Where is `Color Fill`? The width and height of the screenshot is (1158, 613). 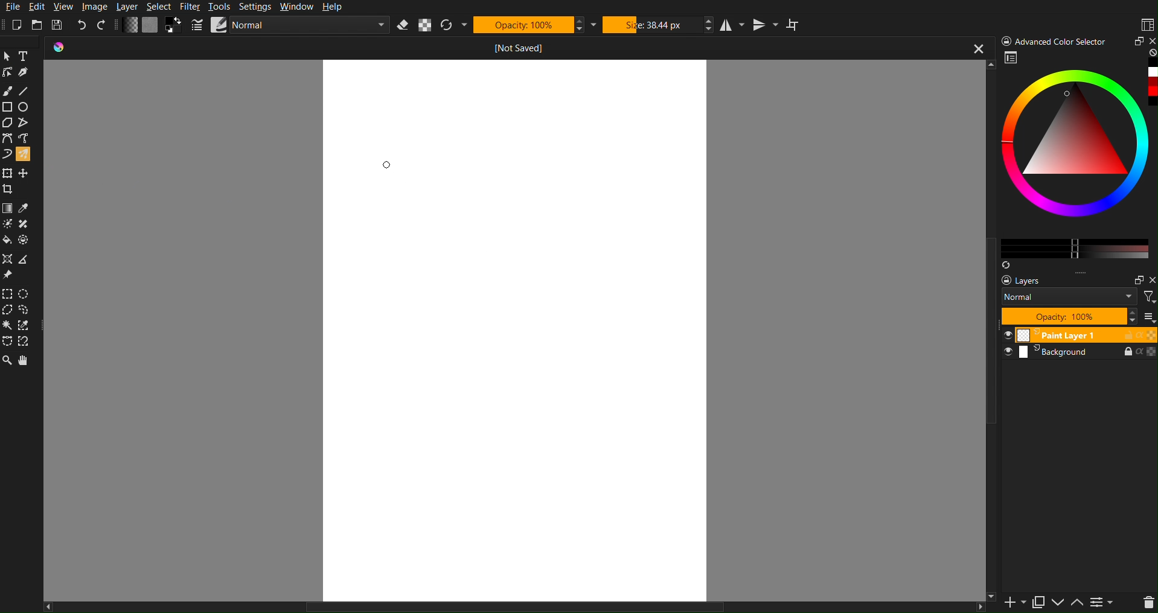 Color Fill is located at coordinates (8, 243).